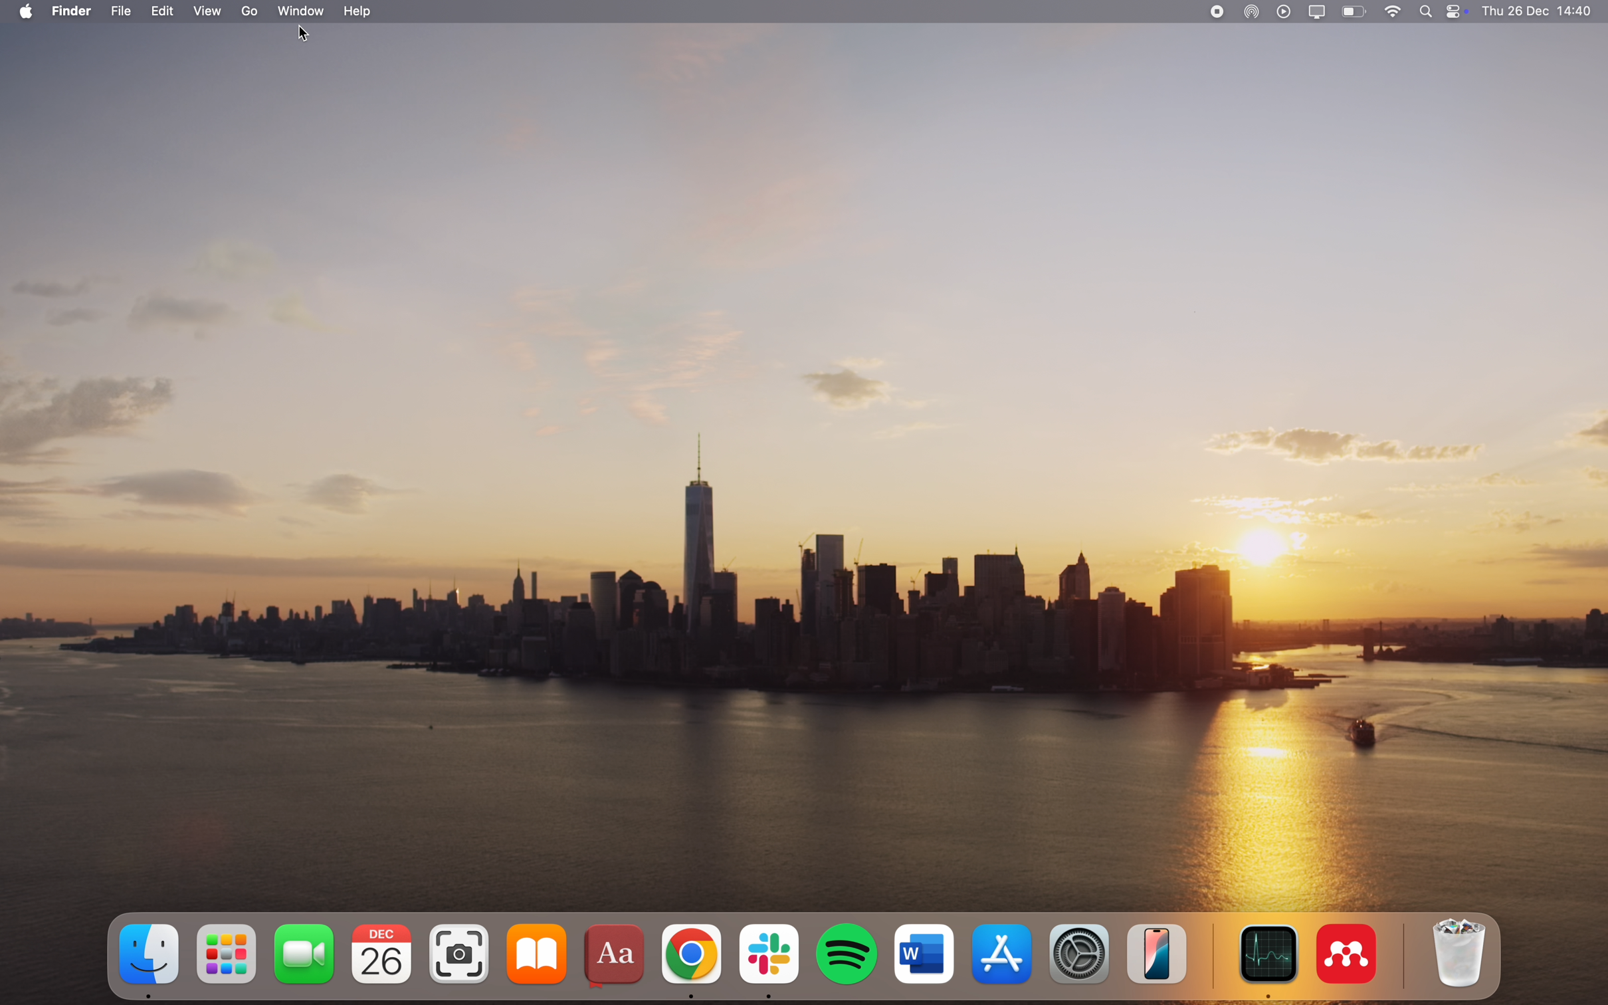 Image resolution: width=1608 pixels, height=1005 pixels. I want to click on edit, so click(166, 9).